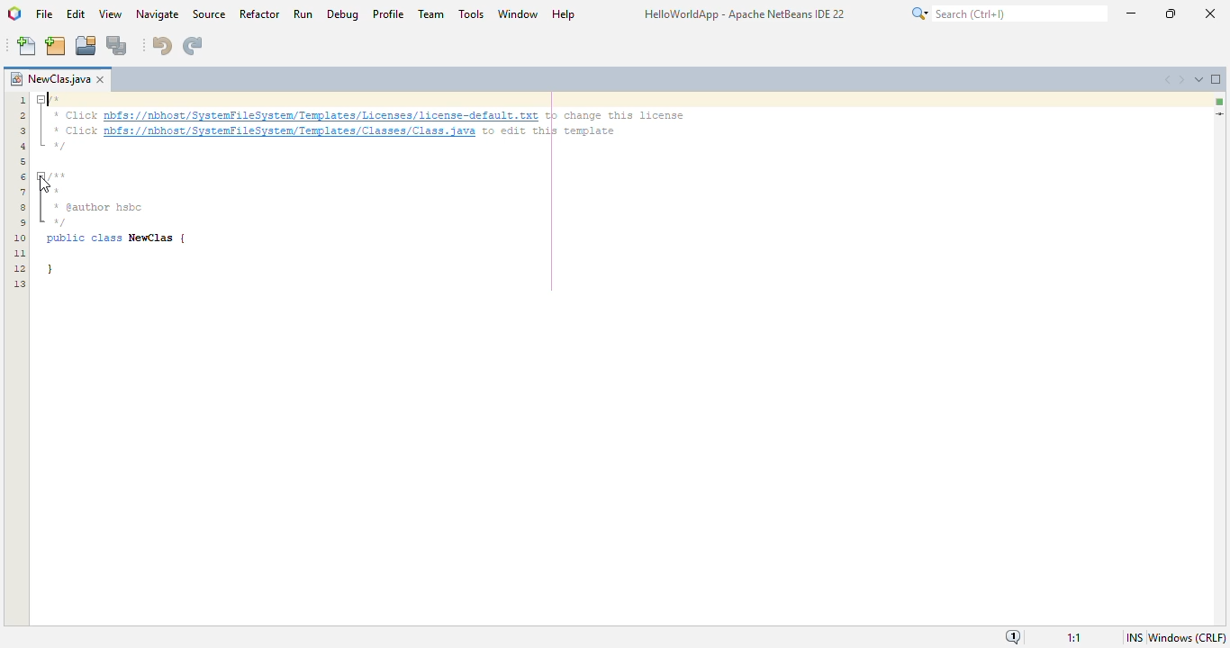 The width and height of the screenshot is (1230, 648). I want to click on logo, so click(14, 13).